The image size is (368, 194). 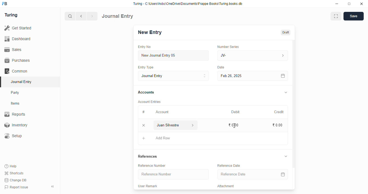 I want to click on user remark, so click(x=148, y=186).